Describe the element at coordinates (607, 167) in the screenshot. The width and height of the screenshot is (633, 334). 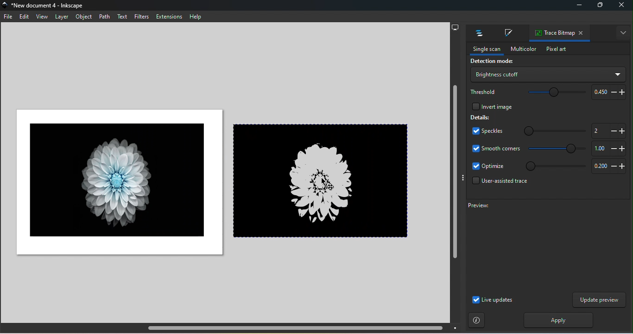
I see `Increase or decrease optimize` at that location.